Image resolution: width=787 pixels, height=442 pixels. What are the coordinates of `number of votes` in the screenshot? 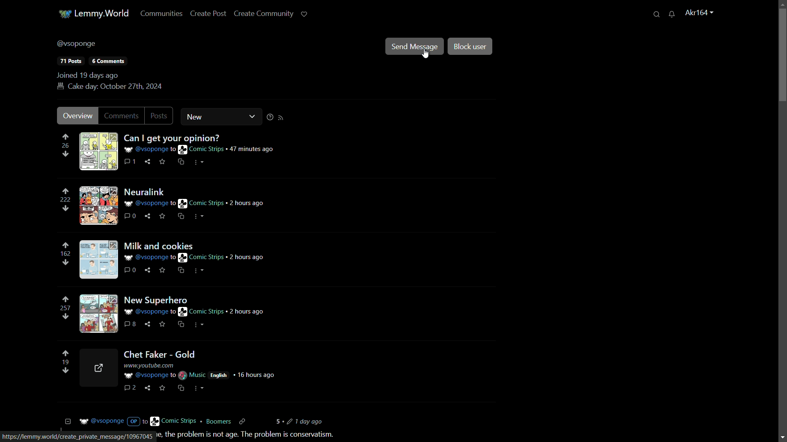 It's located at (67, 253).